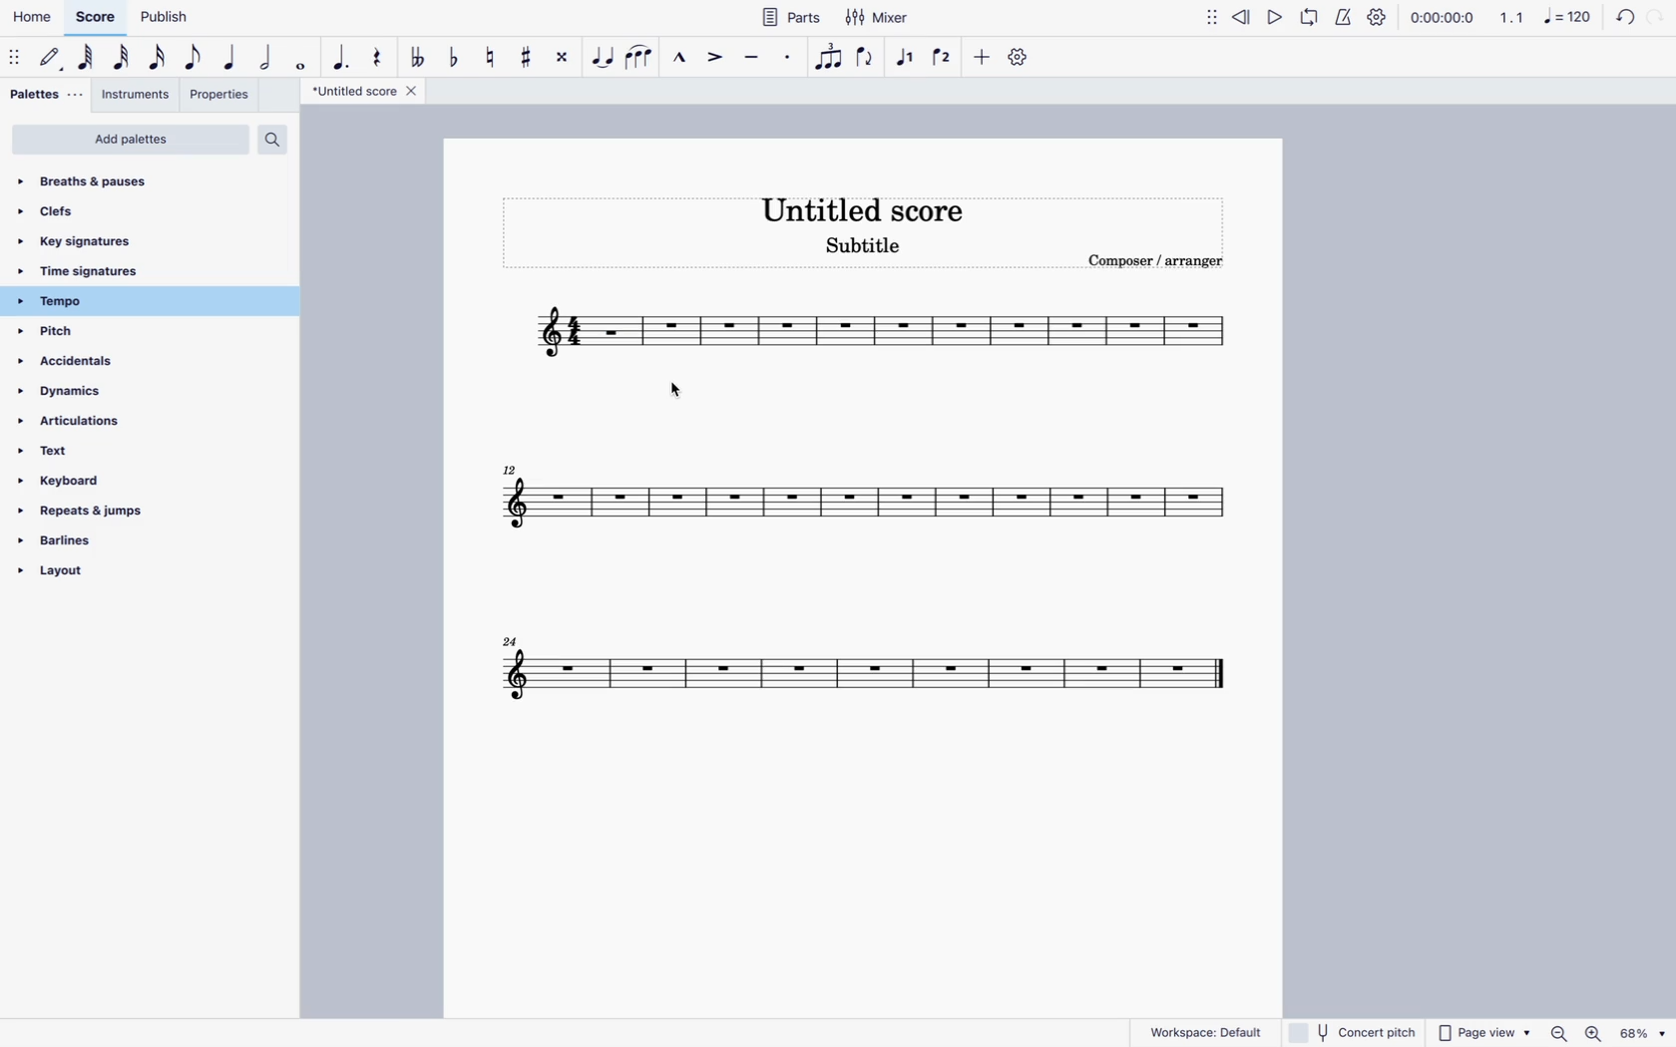 The image size is (1676, 1047). Describe the element at coordinates (753, 60) in the screenshot. I see `tenuto` at that location.